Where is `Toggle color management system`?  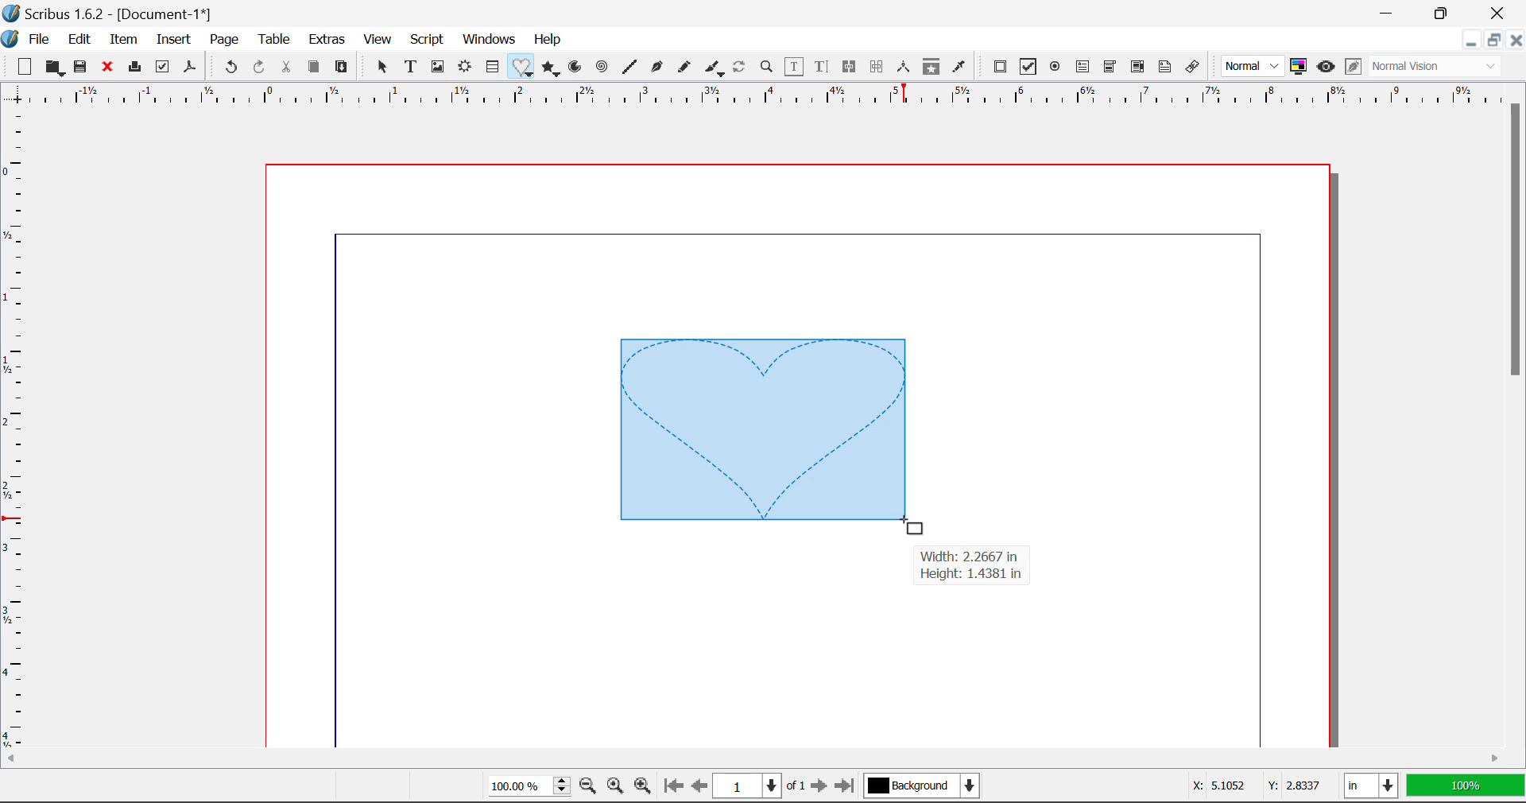
Toggle color management system is located at coordinates (1299, 68).